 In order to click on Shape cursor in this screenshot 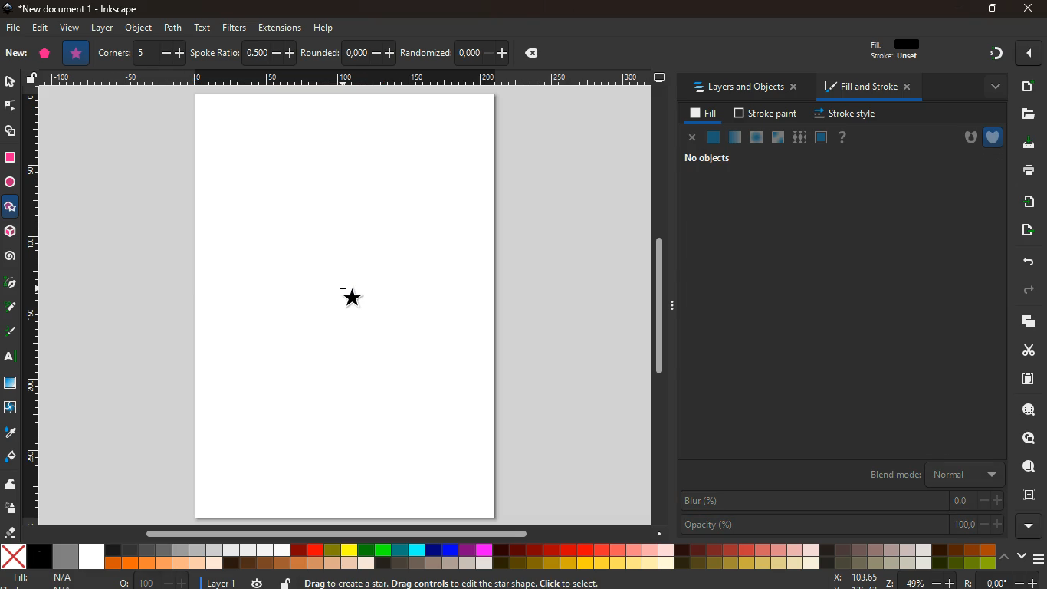, I will do `click(350, 295)`.